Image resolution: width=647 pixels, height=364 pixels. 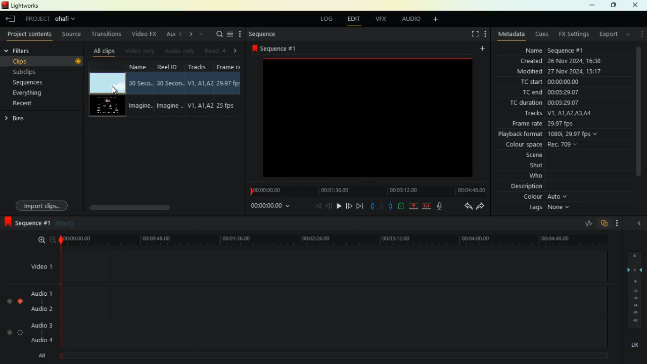 I want to click on zoom, so click(x=41, y=240).